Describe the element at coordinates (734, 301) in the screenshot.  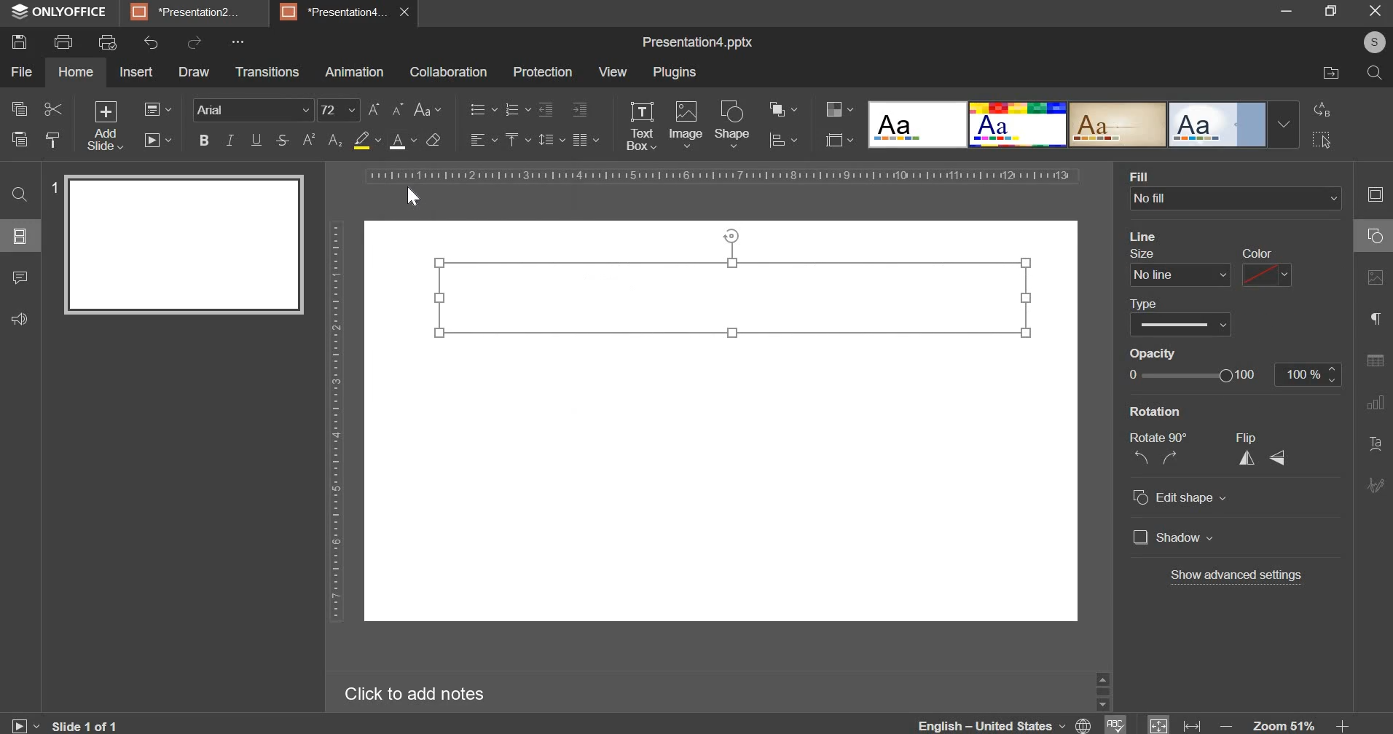
I see `Text color changed` at that location.